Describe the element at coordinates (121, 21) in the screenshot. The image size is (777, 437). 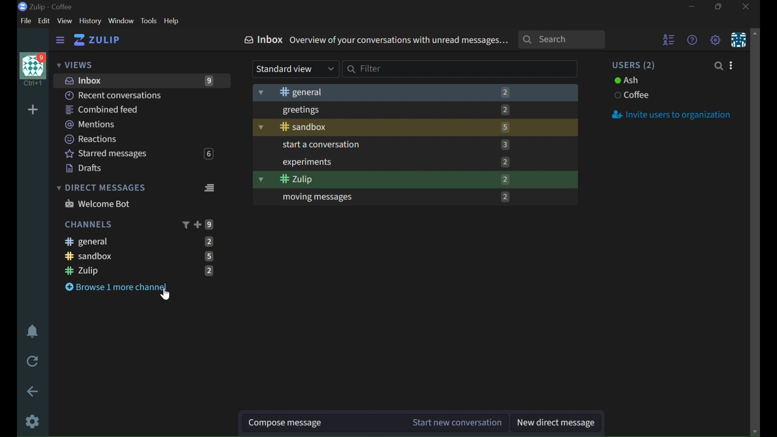
I see `WINDOW` at that location.